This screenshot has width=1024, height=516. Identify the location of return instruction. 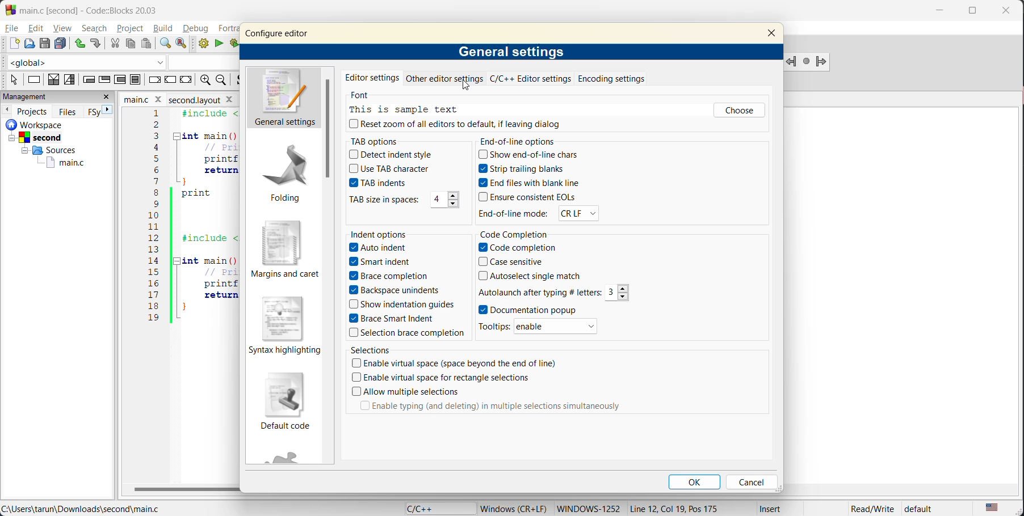
(186, 79).